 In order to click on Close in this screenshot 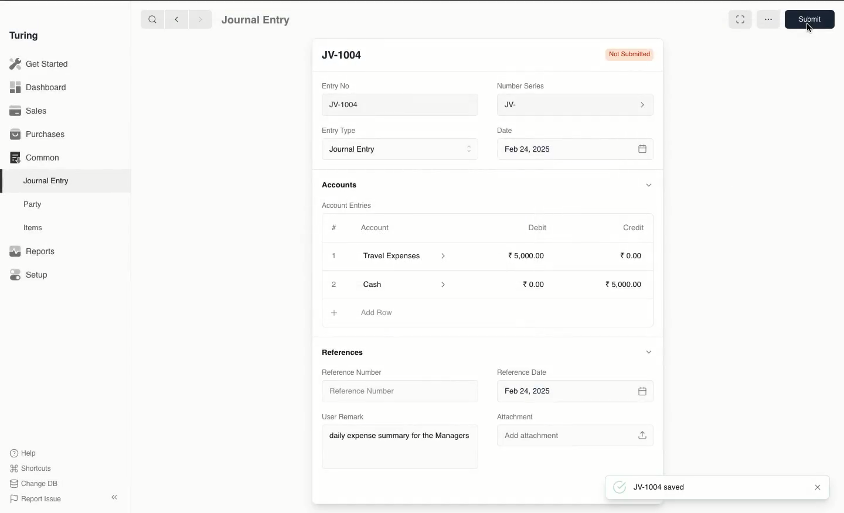, I will do `click(816, 485)`.